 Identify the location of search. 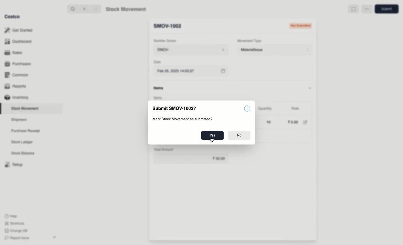
(73, 9).